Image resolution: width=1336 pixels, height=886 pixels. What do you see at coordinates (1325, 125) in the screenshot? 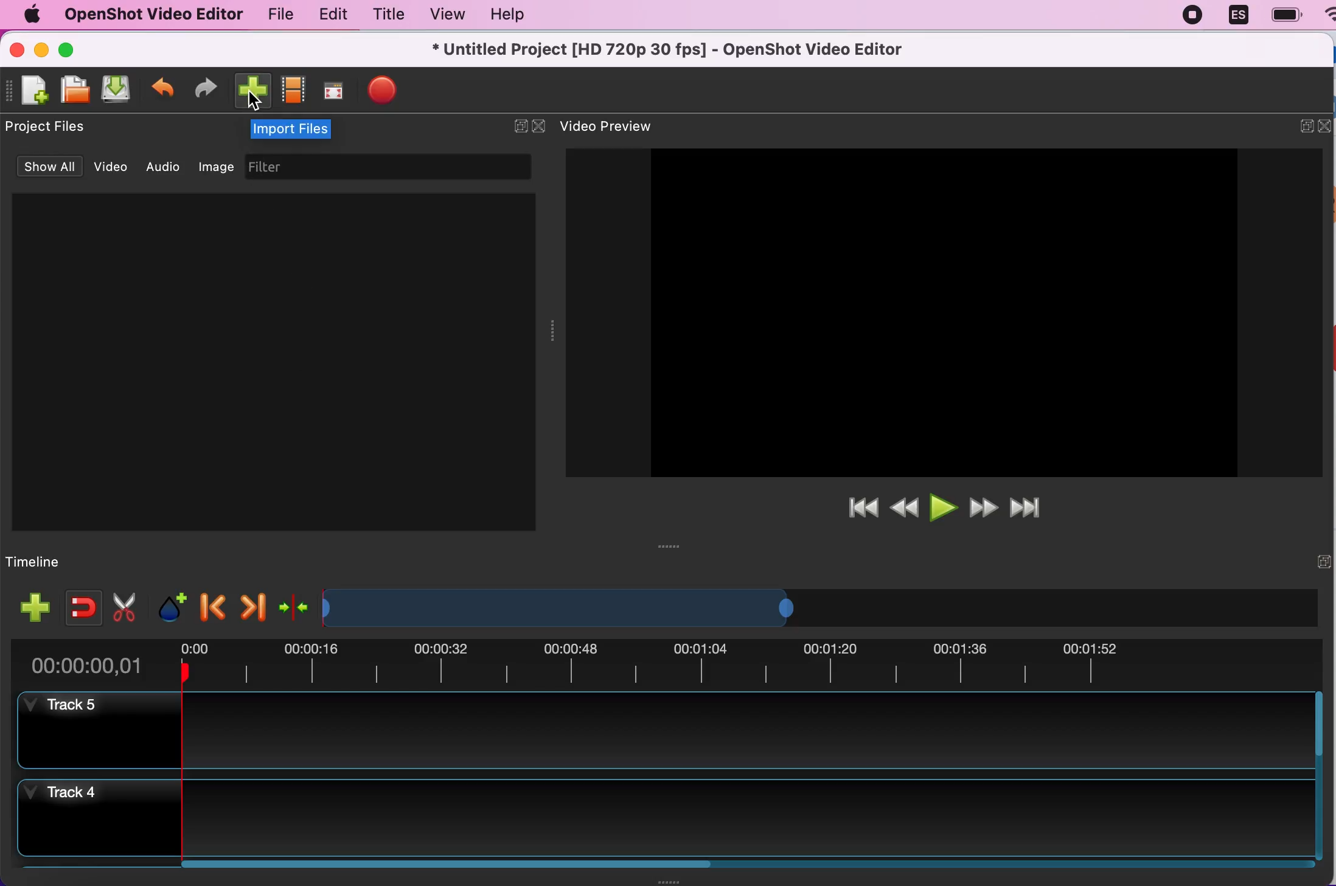
I see `close` at bounding box center [1325, 125].